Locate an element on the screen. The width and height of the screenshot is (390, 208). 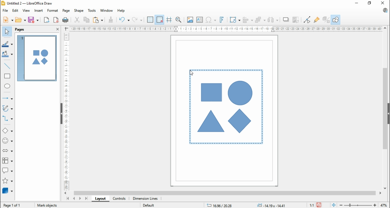
insert is located at coordinates (38, 11).